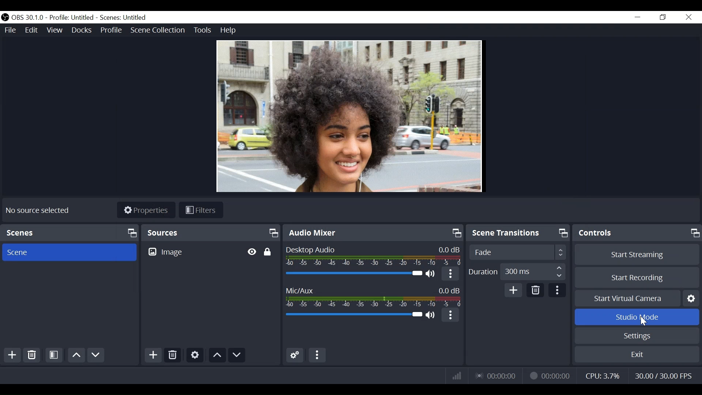 The width and height of the screenshot is (702, 395). I want to click on Settings, so click(196, 355).